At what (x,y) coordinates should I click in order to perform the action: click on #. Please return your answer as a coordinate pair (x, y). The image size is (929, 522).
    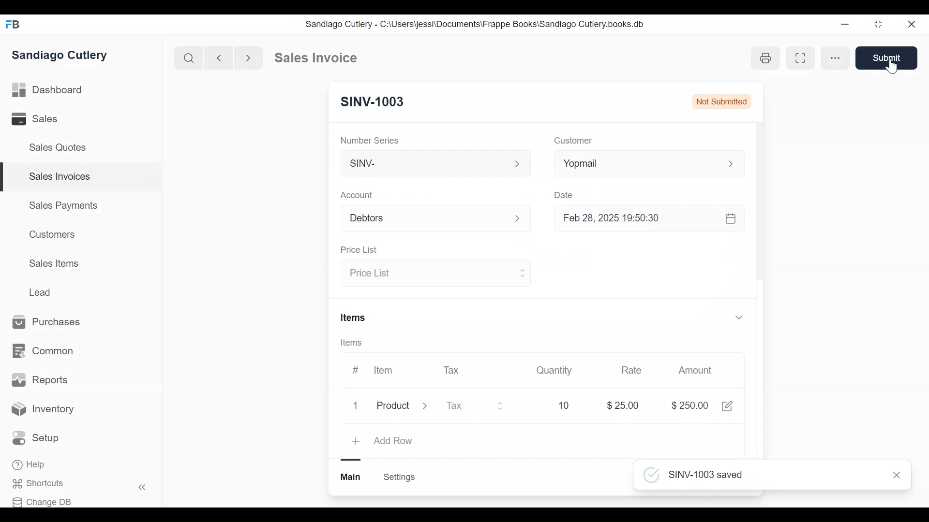
    Looking at the image, I should click on (356, 369).